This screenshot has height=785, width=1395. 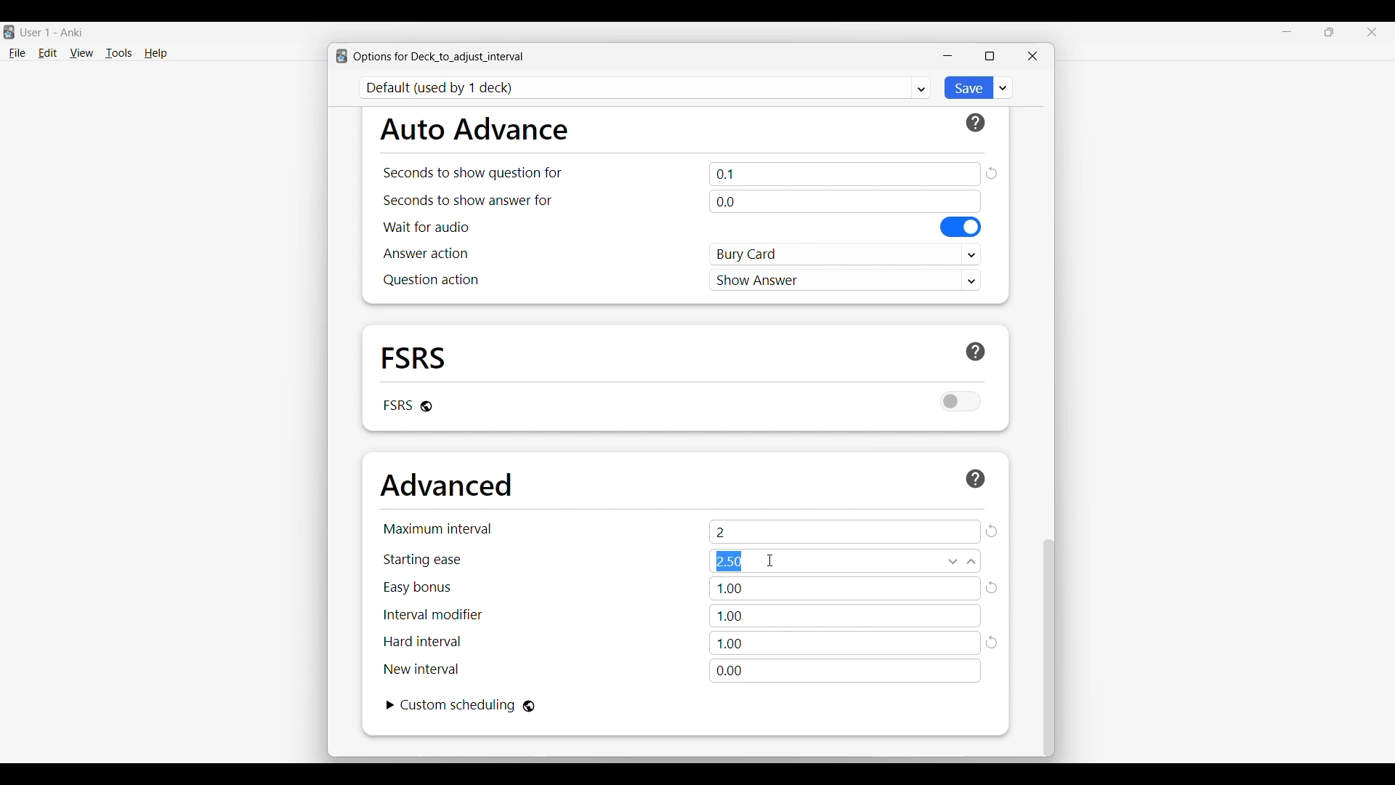 What do you see at coordinates (341, 56) in the screenshot?
I see `Software logo` at bounding box center [341, 56].